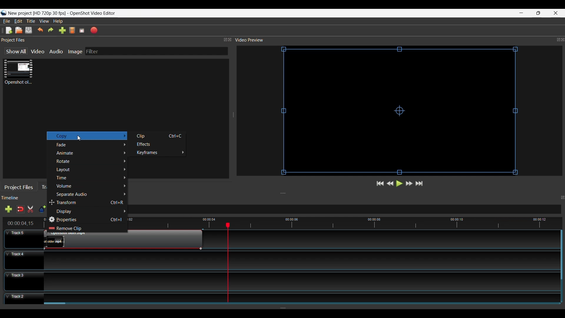  Describe the element at coordinates (555, 13) in the screenshot. I see `Close` at that location.